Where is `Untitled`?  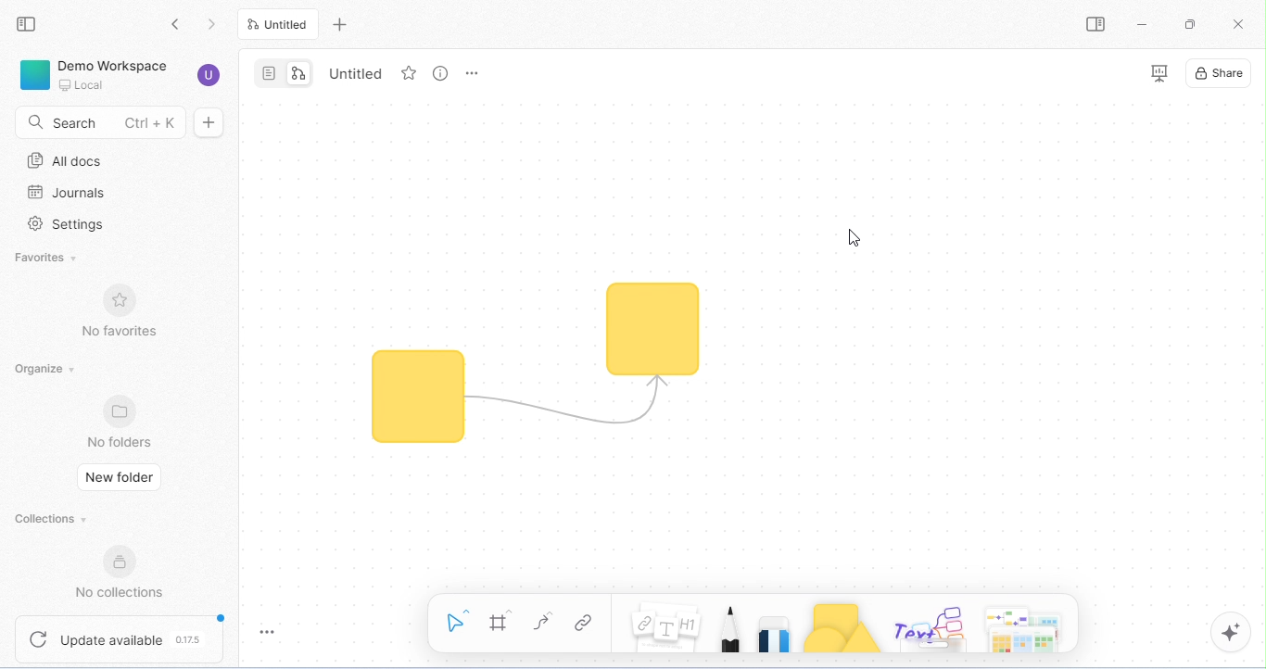 Untitled is located at coordinates (280, 24).